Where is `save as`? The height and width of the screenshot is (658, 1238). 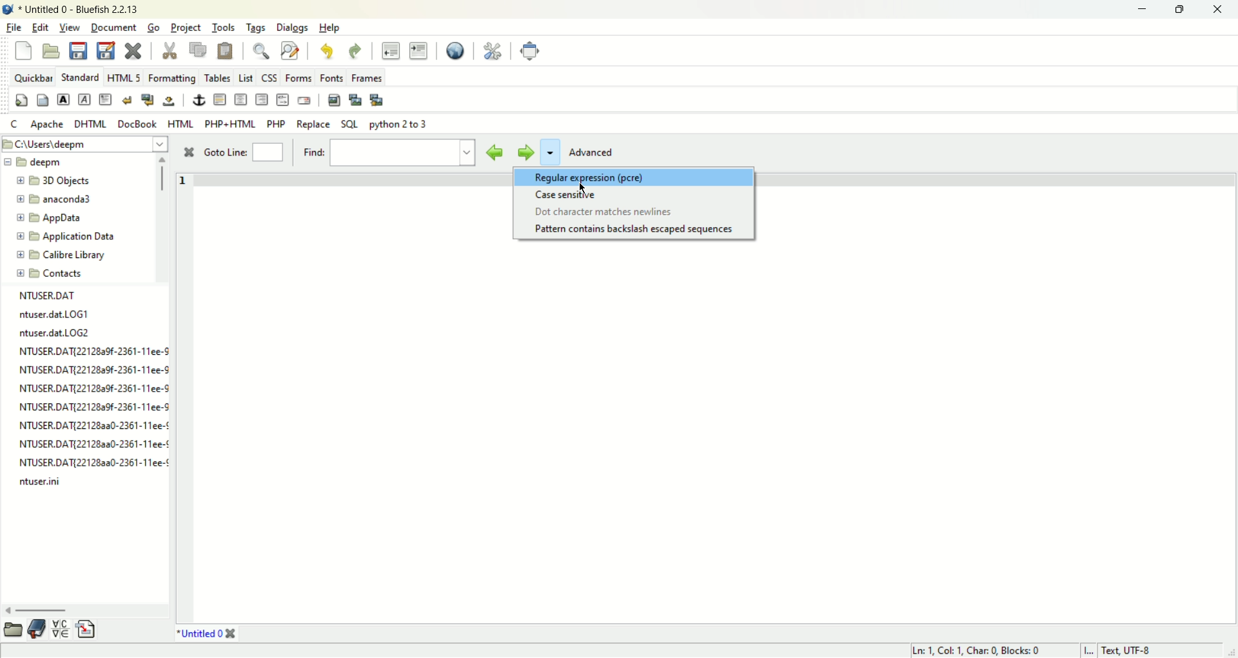 save as is located at coordinates (105, 51).